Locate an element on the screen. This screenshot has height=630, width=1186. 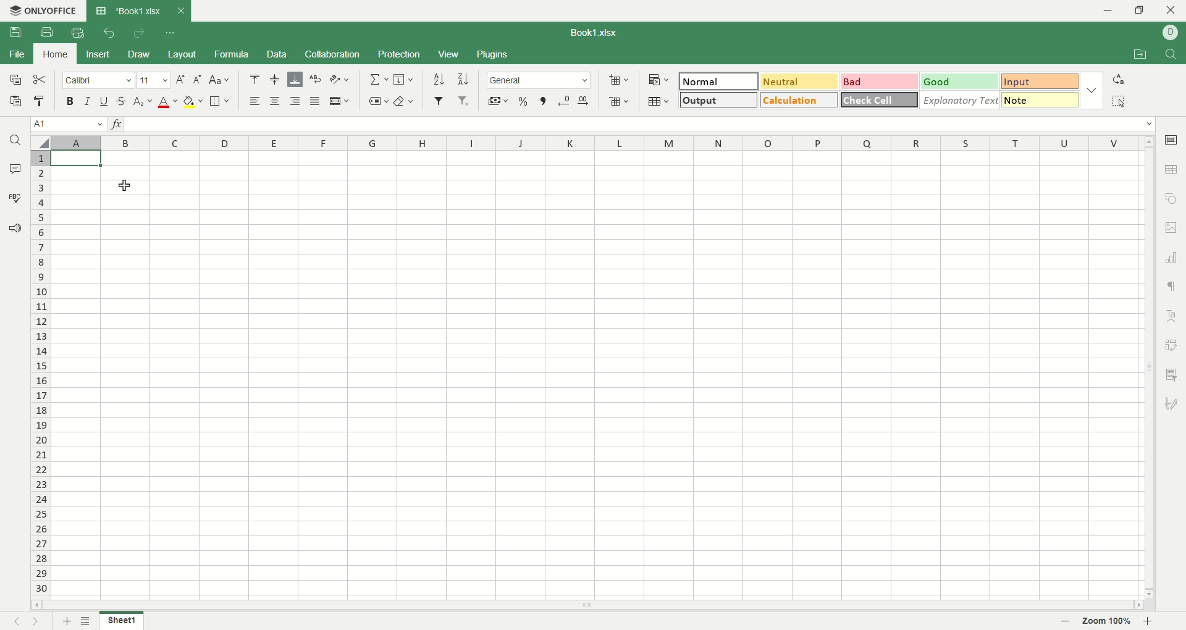
style options is located at coordinates (1093, 90).